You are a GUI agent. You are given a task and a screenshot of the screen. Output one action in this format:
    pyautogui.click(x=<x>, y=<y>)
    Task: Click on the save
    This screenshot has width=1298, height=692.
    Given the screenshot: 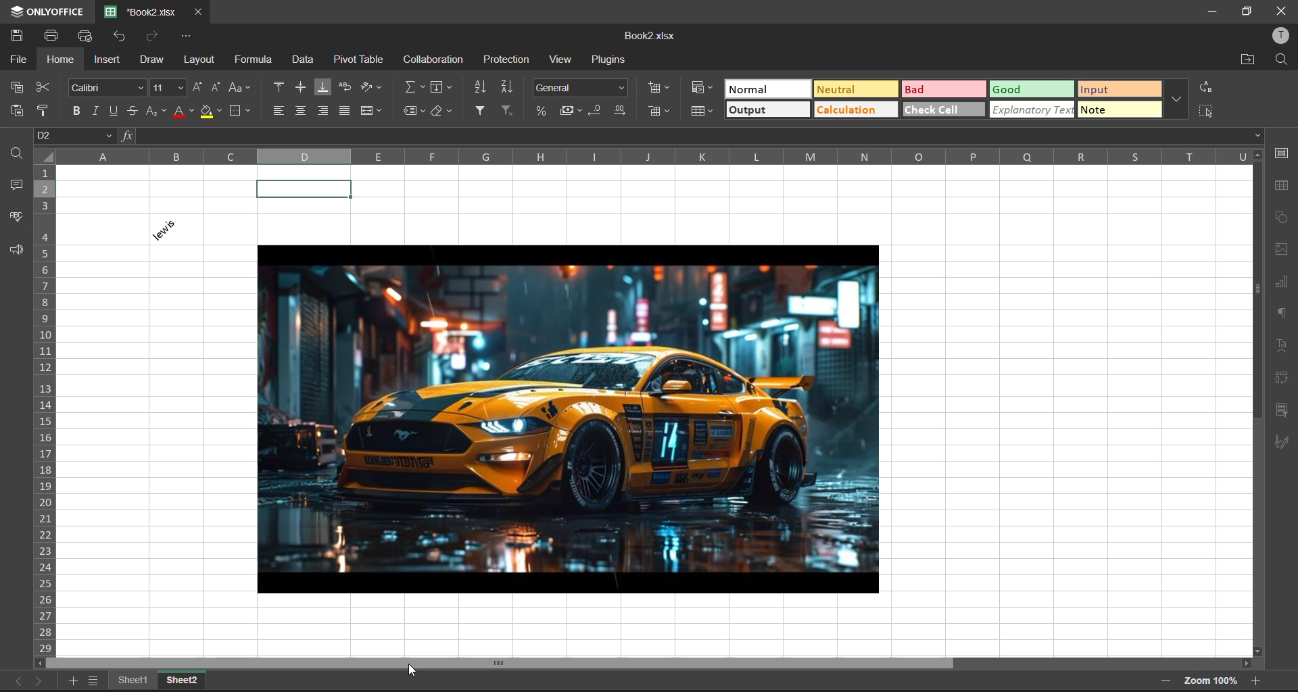 What is the action you would take?
    pyautogui.click(x=22, y=38)
    